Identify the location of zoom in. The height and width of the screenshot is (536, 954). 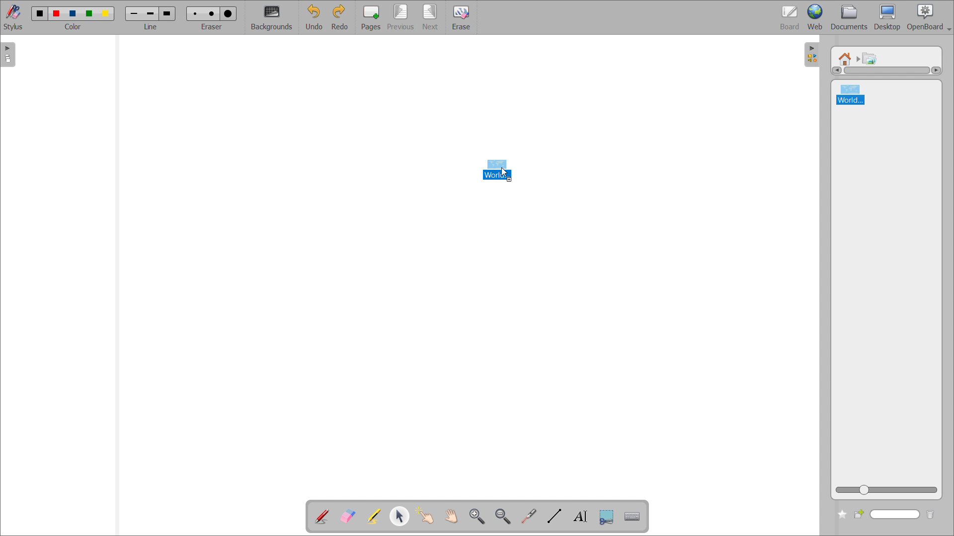
(478, 516).